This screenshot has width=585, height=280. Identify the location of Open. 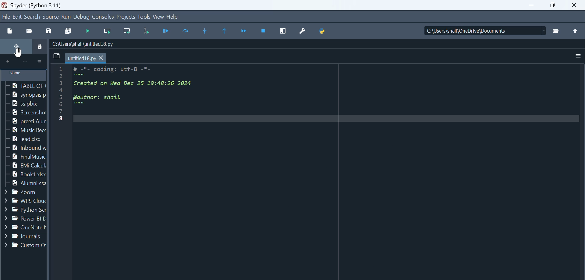
(30, 31).